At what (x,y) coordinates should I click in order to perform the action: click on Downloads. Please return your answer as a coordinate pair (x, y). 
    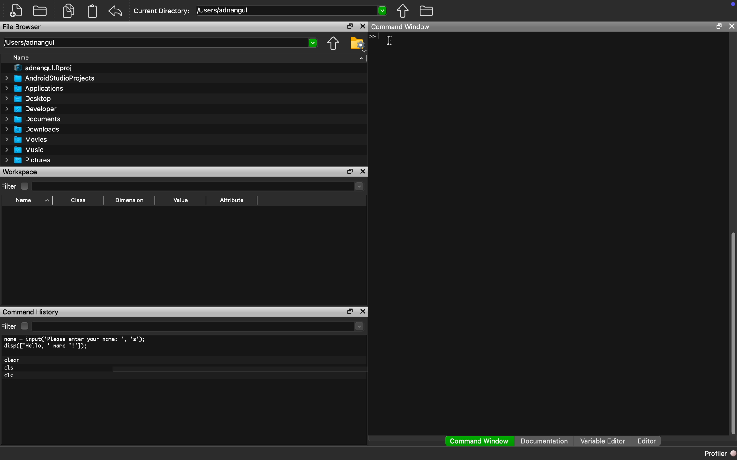
    Looking at the image, I should click on (33, 129).